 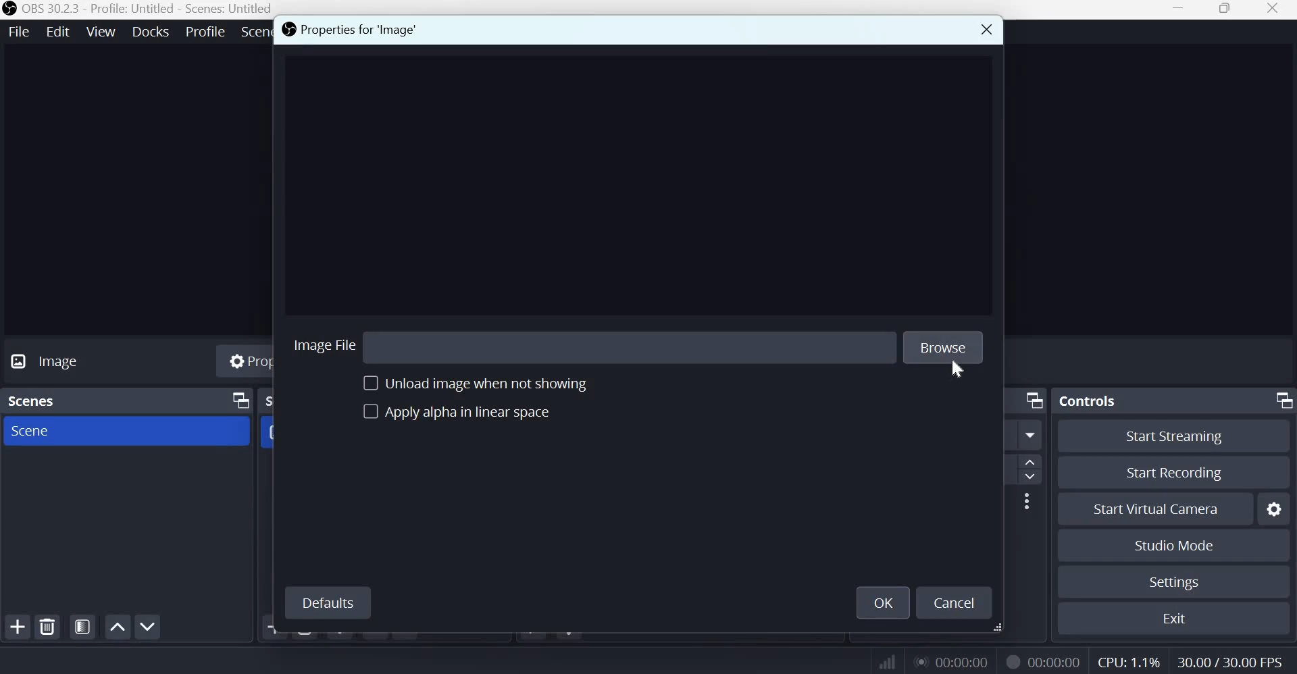 What do you see at coordinates (882, 601) in the screenshot?
I see `ok` at bounding box center [882, 601].